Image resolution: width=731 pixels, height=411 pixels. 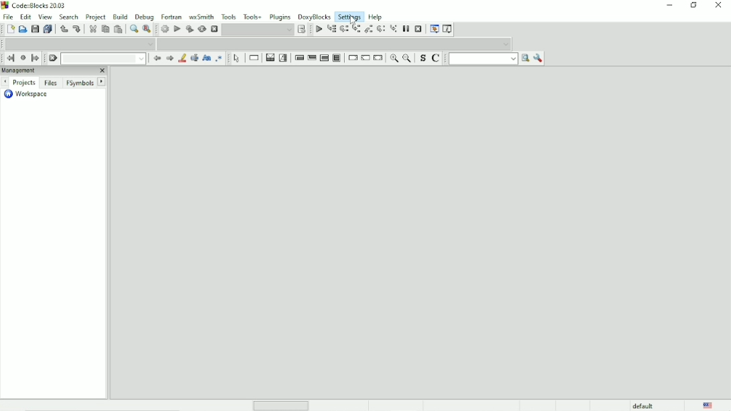 What do you see at coordinates (422, 58) in the screenshot?
I see `Toggle source` at bounding box center [422, 58].